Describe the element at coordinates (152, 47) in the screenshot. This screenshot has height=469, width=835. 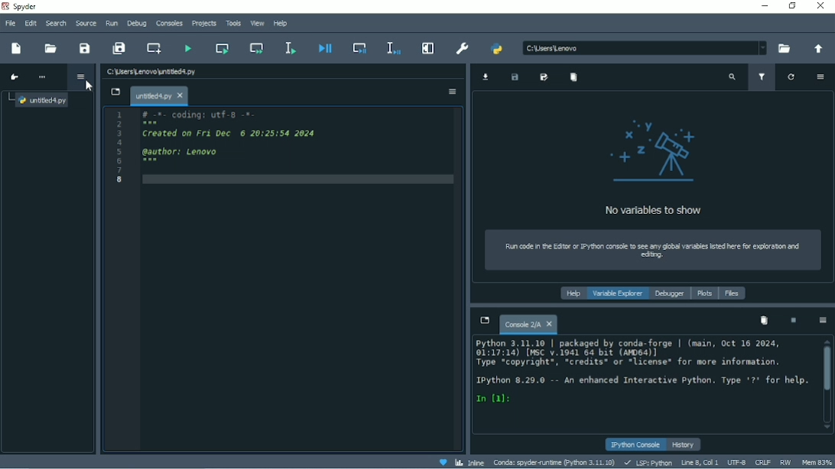
I see `Create new cell at the current line` at that location.